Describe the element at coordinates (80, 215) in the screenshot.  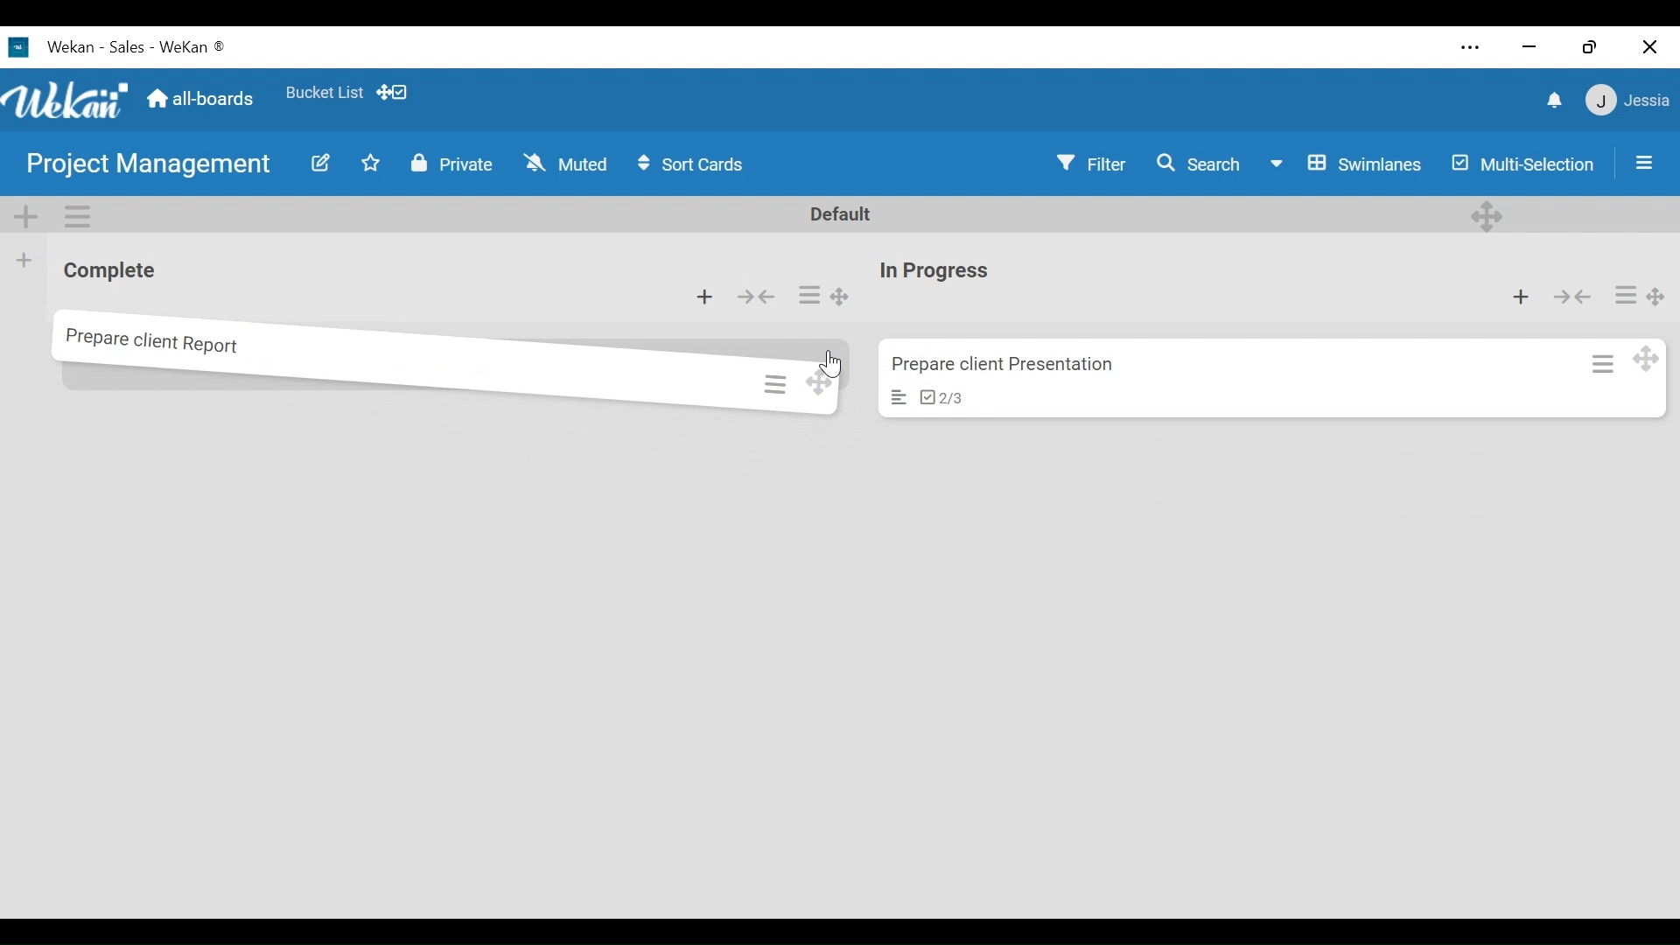
I see `Swimlane actions` at that location.